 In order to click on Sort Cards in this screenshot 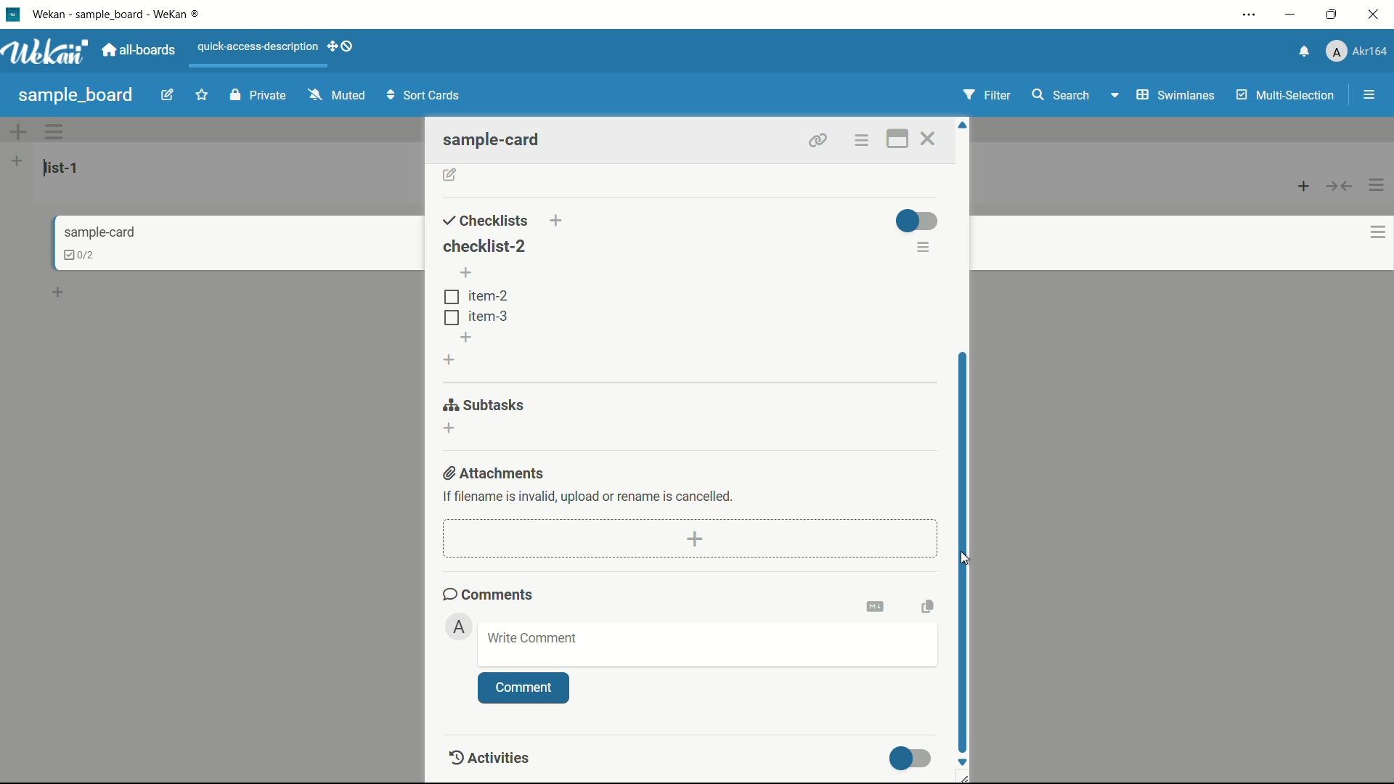, I will do `click(426, 94)`.